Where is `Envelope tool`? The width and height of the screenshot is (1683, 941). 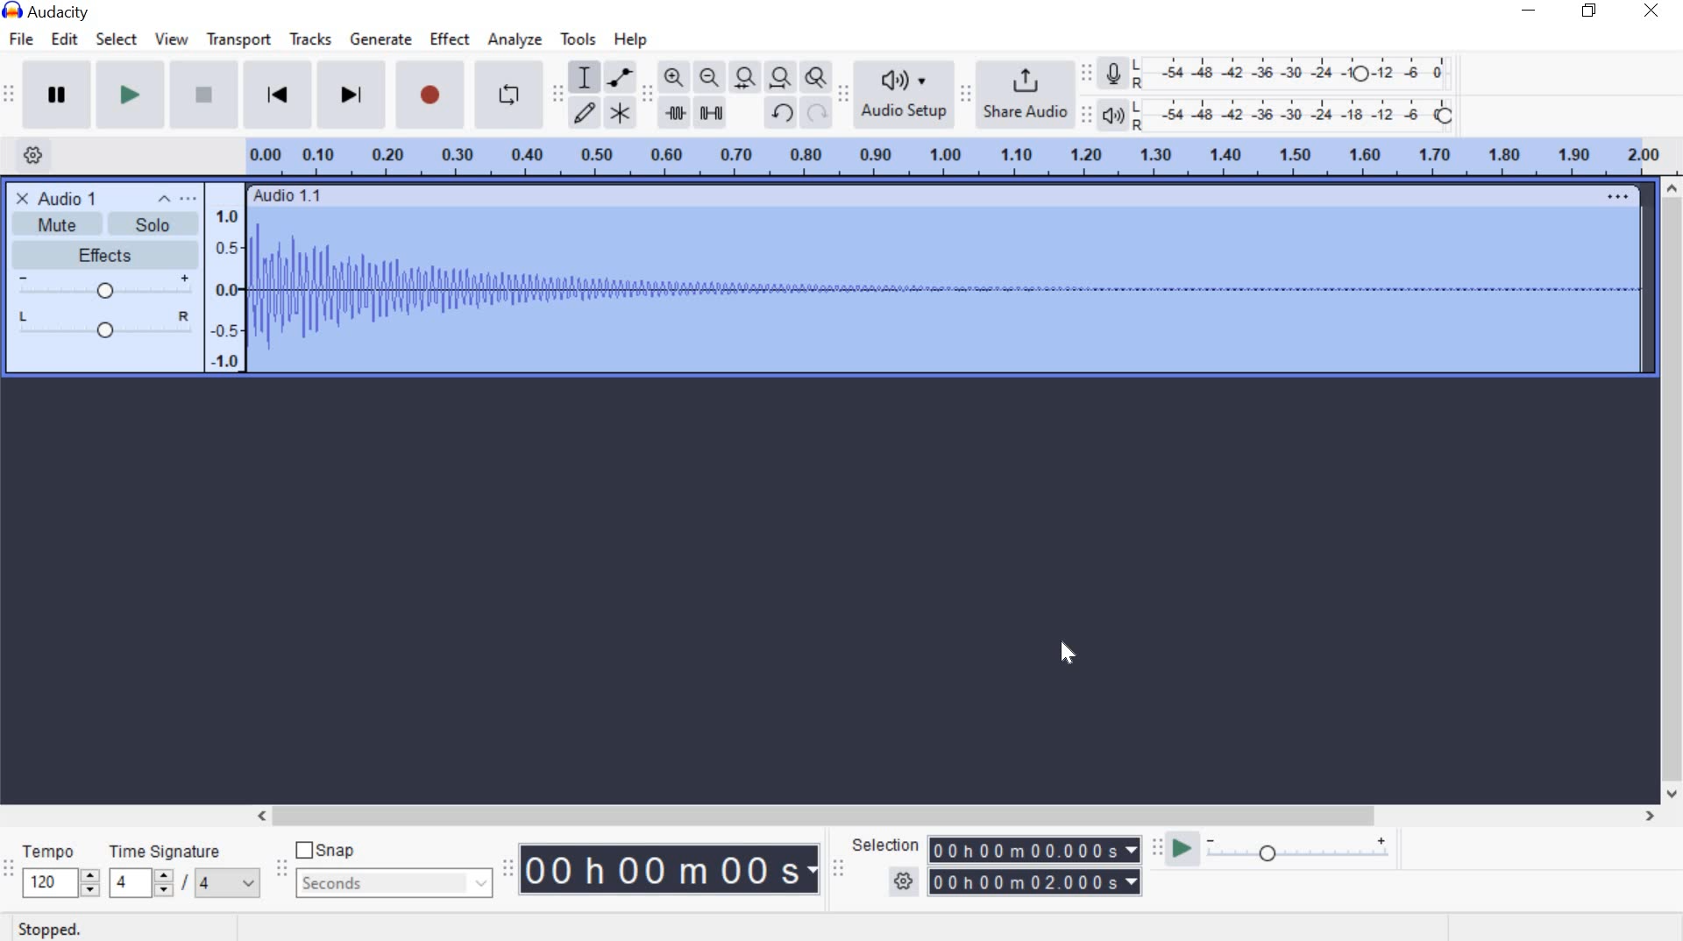
Envelope tool is located at coordinates (617, 77).